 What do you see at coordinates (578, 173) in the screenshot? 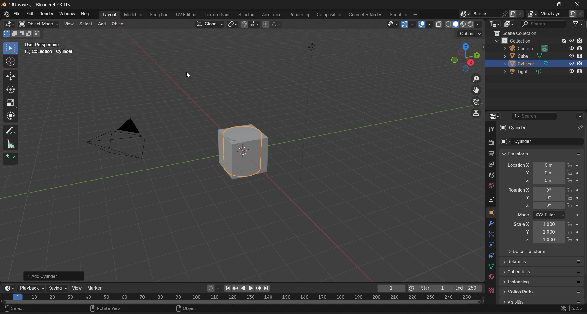
I see `animate property` at bounding box center [578, 173].